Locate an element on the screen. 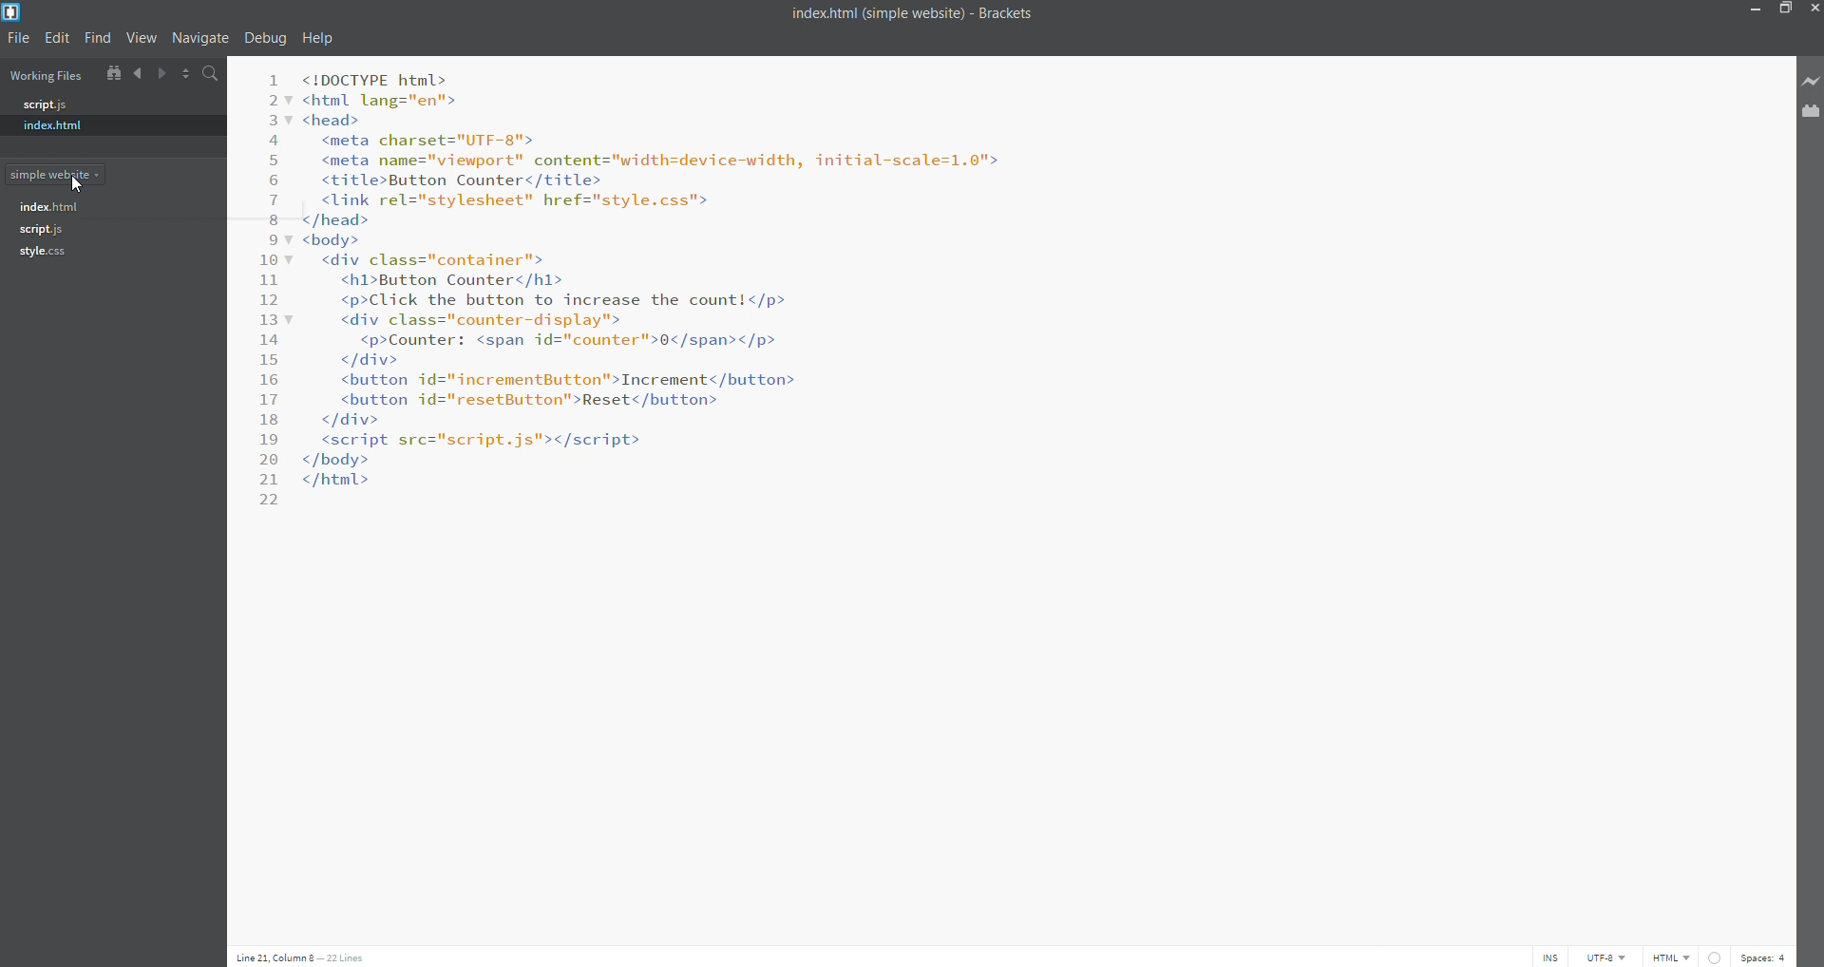  cursor is located at coordinates (79, 185).